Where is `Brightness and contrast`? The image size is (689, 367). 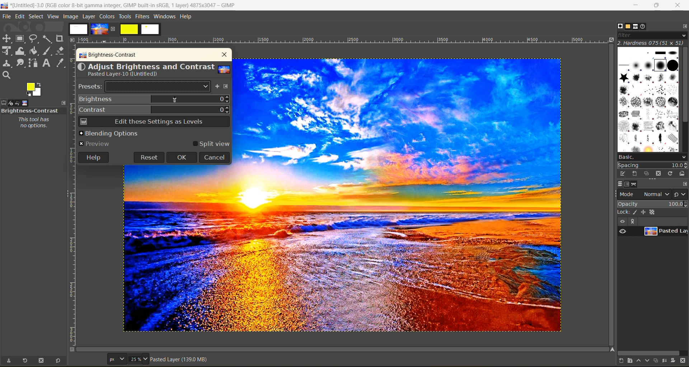 Brightness and contrast is located at coordinates (30, 110).